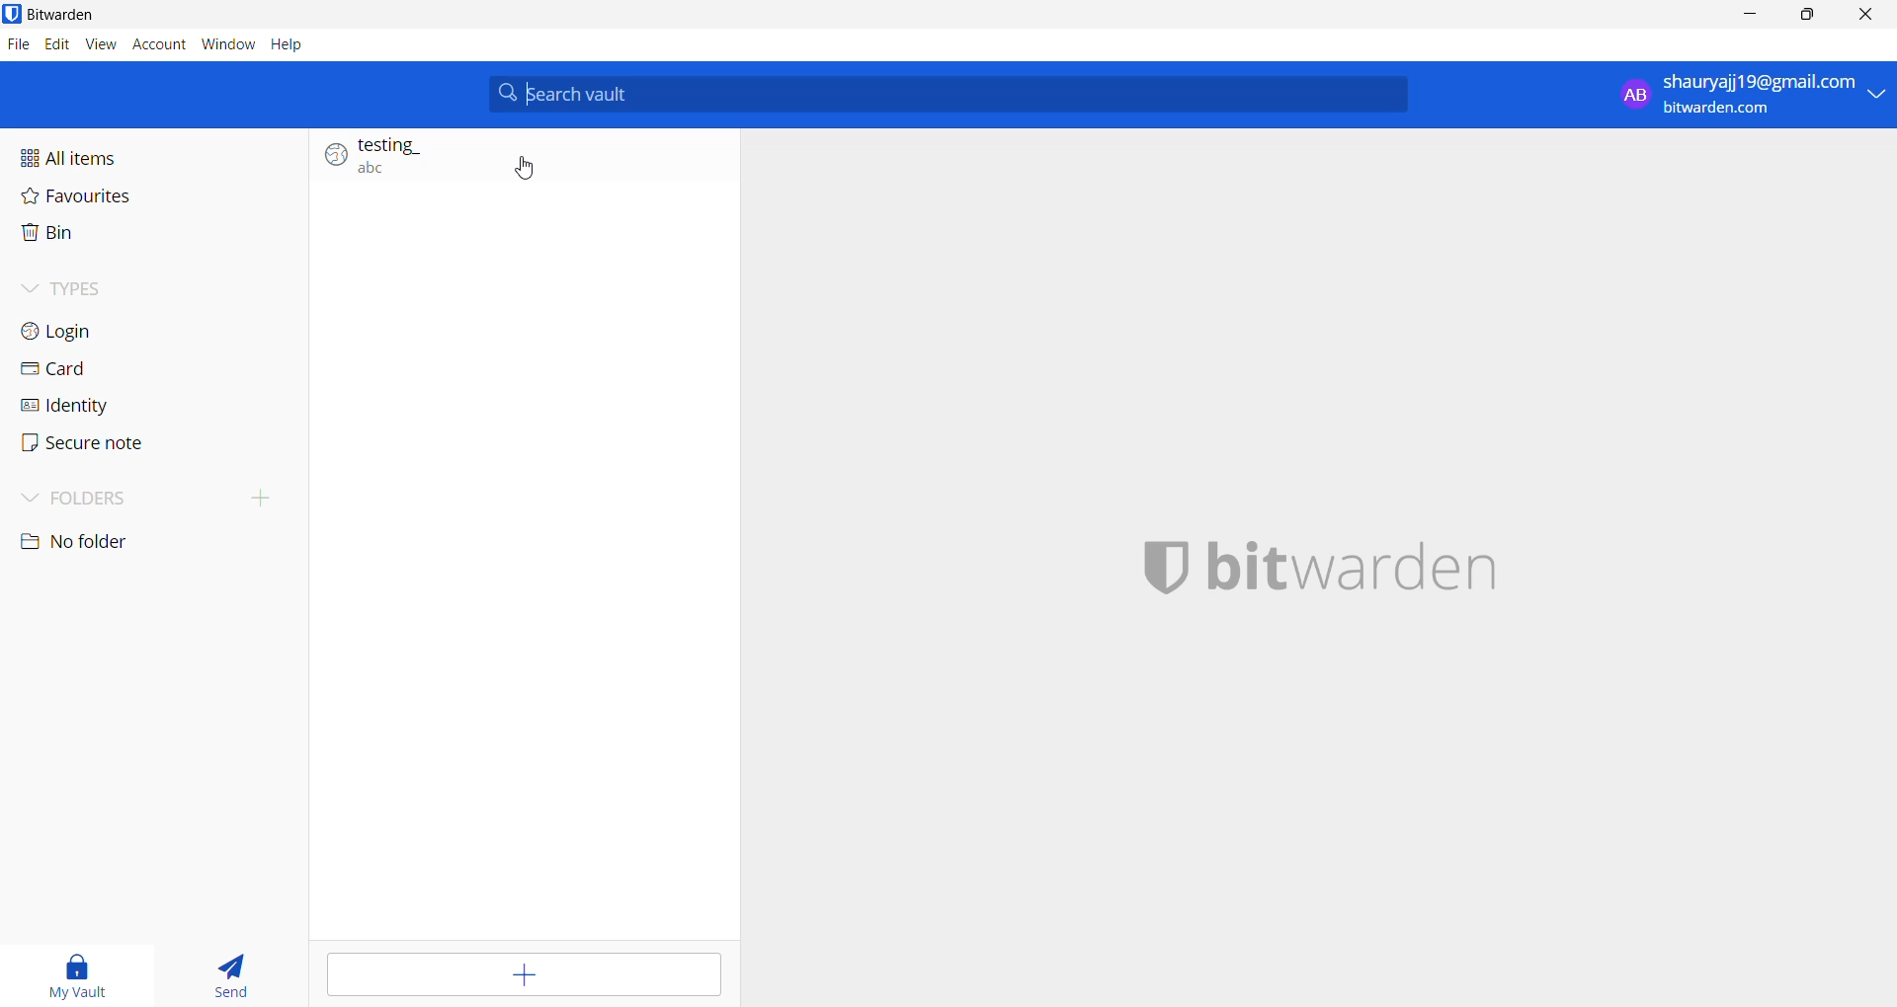 The height and width of the screenshot is (1007, 1897). What do you see at coordinates (949, 95) in the screenshot?
I see `Search bar` at bounding box center [949, 95].